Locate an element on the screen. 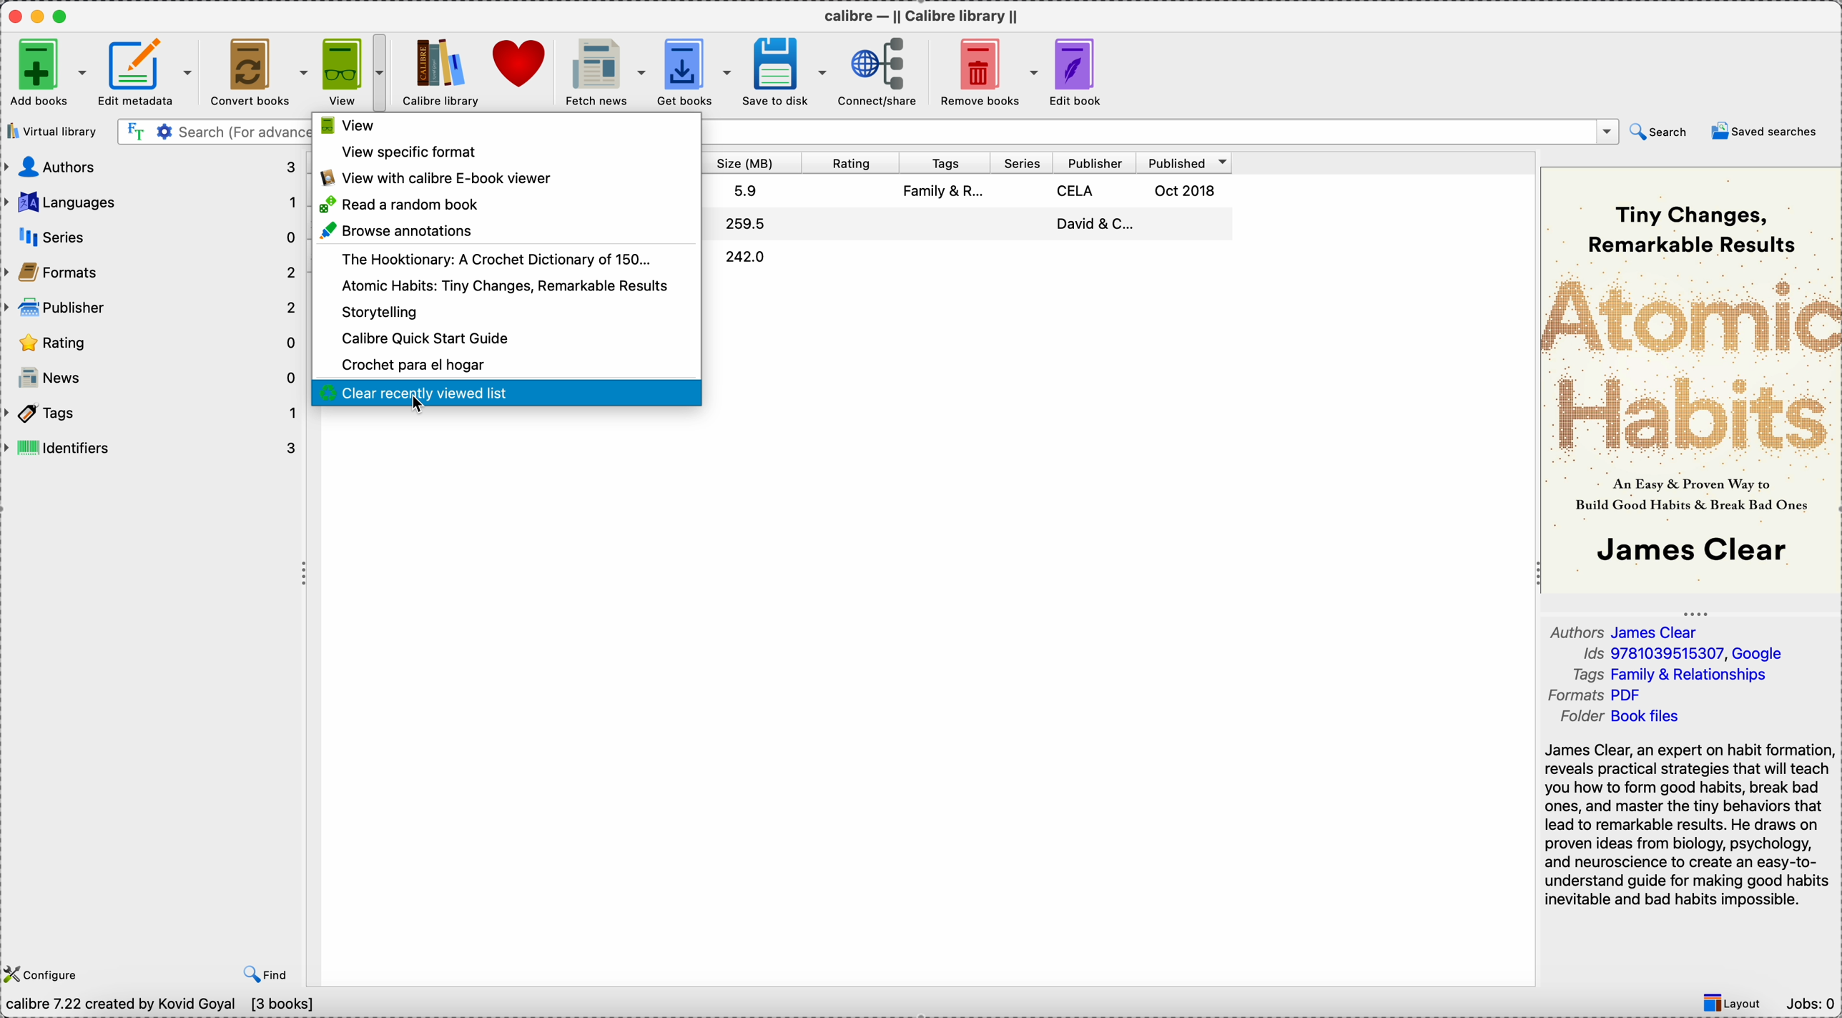 Image resolution: width=1842 pixels, height=1018 pixels. rating is located at coordinates (854, 162).